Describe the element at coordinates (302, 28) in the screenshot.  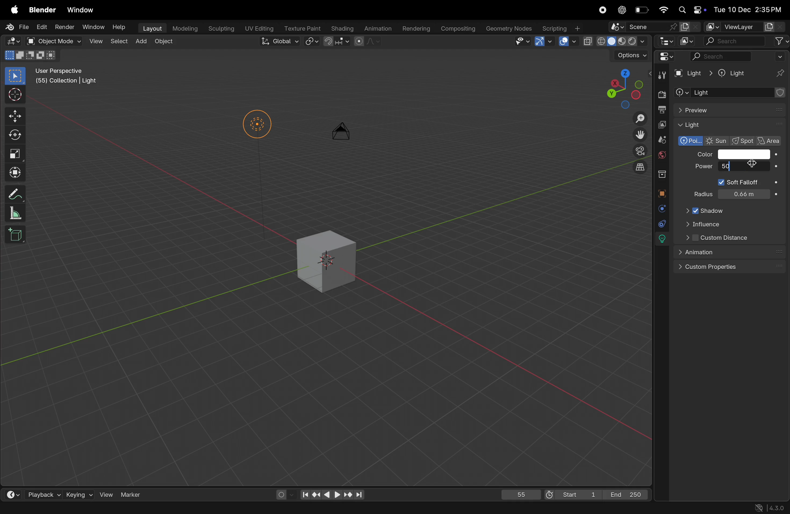
I see `Texture paint` at that location.